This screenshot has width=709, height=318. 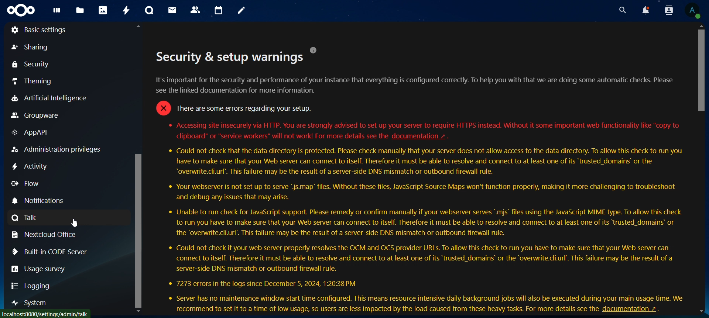 What do you see at coordinates (59, 13) in the screenshot?
I see `dashboard` at bounding box center [59, 13].